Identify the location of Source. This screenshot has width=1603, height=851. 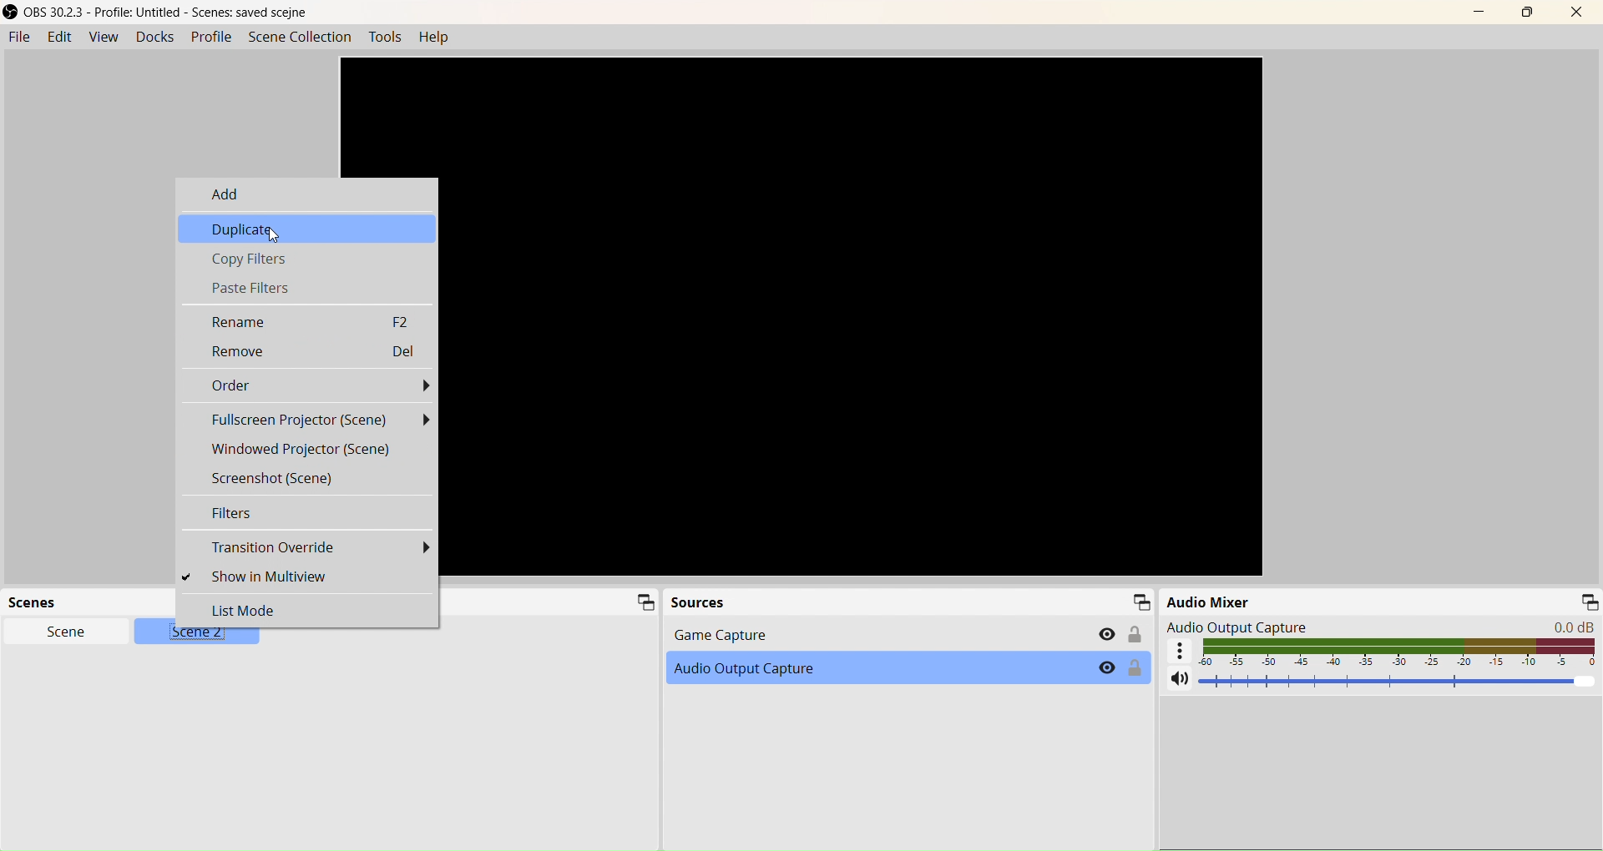
(698, 602).